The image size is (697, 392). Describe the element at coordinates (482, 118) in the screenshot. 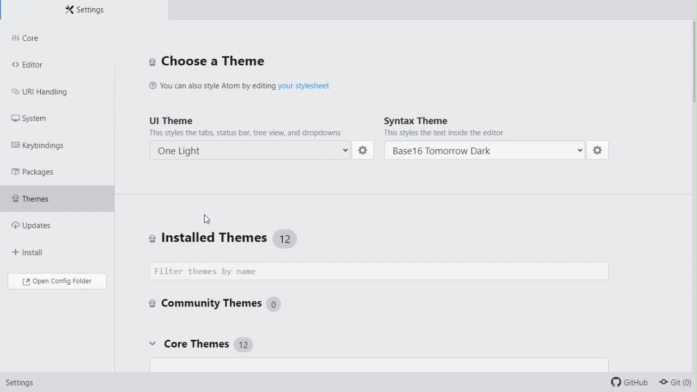

I see `Syntax theme` at that location.